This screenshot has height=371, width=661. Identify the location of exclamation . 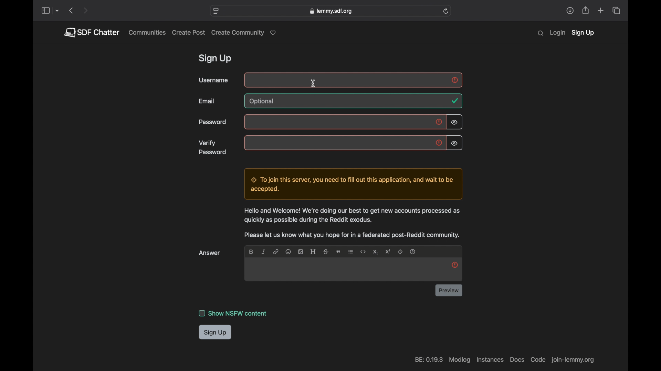
(455, 265).